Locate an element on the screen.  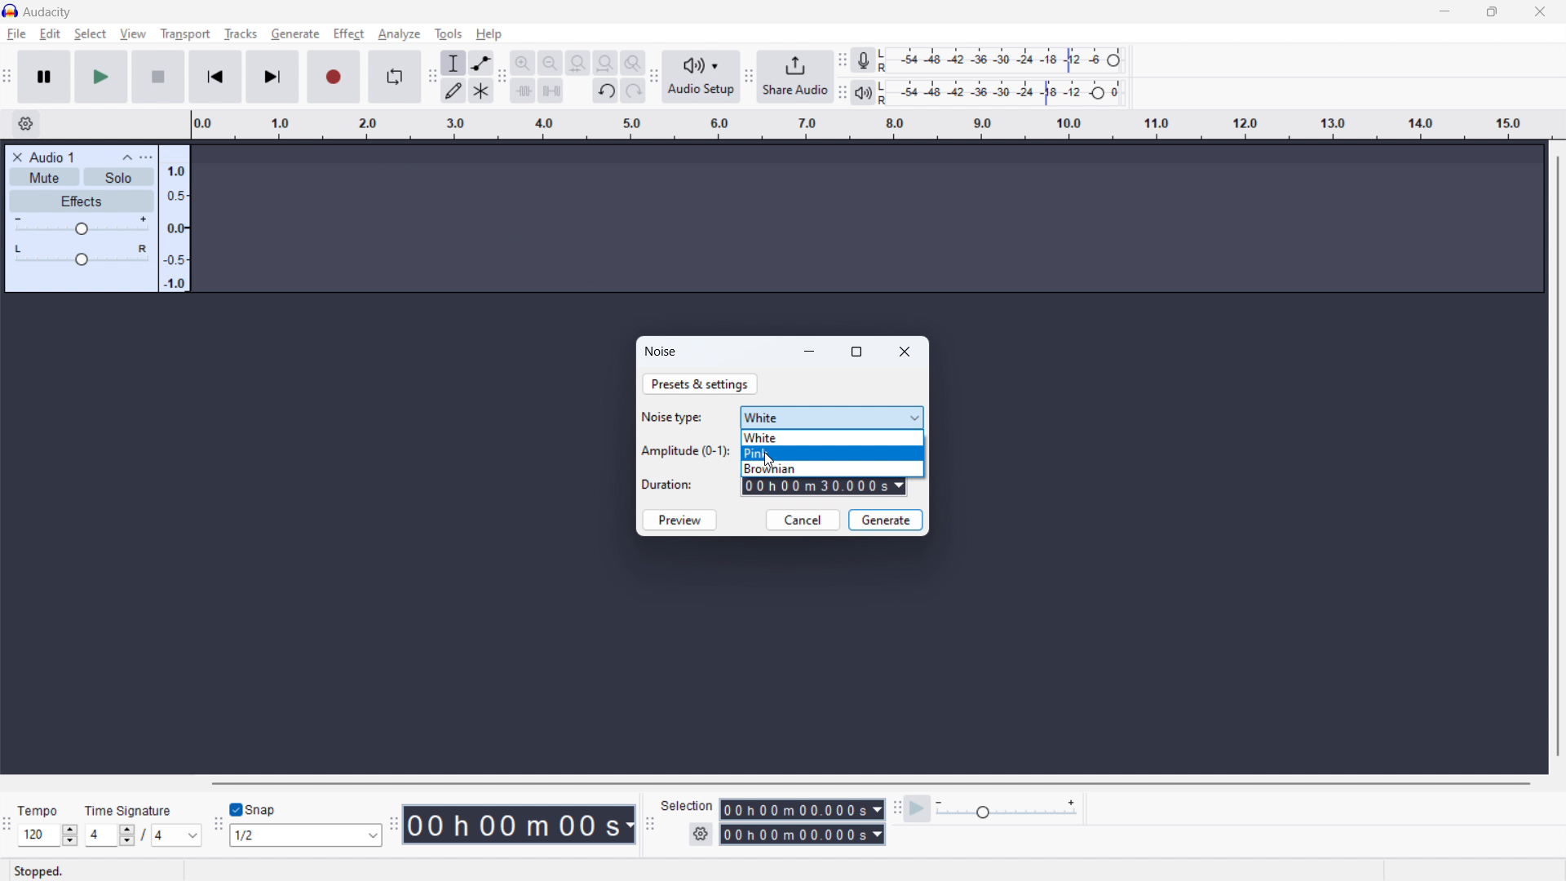
Stopped is located at coordinates (39, 870).